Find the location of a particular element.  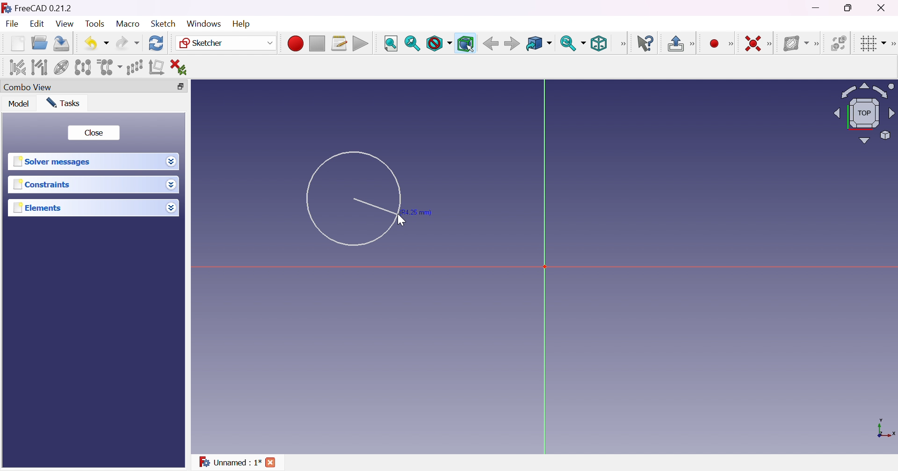

Close is located at coordinates (94, 132).